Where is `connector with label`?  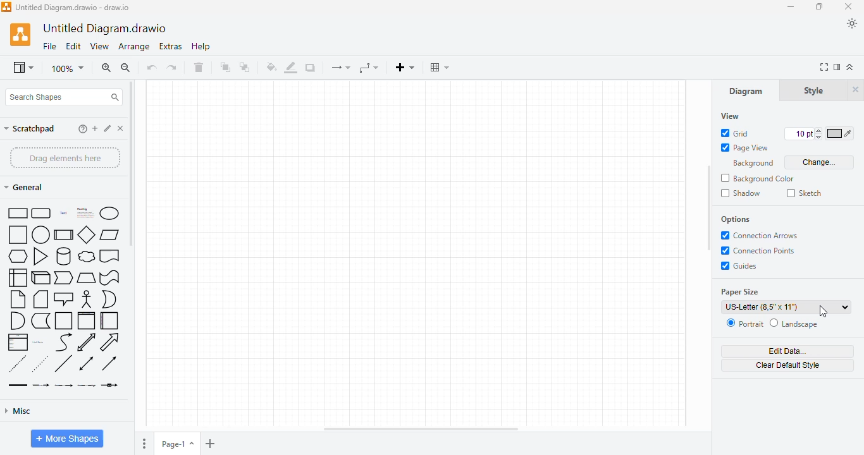 connector with label is located at coordinates (40, 385).